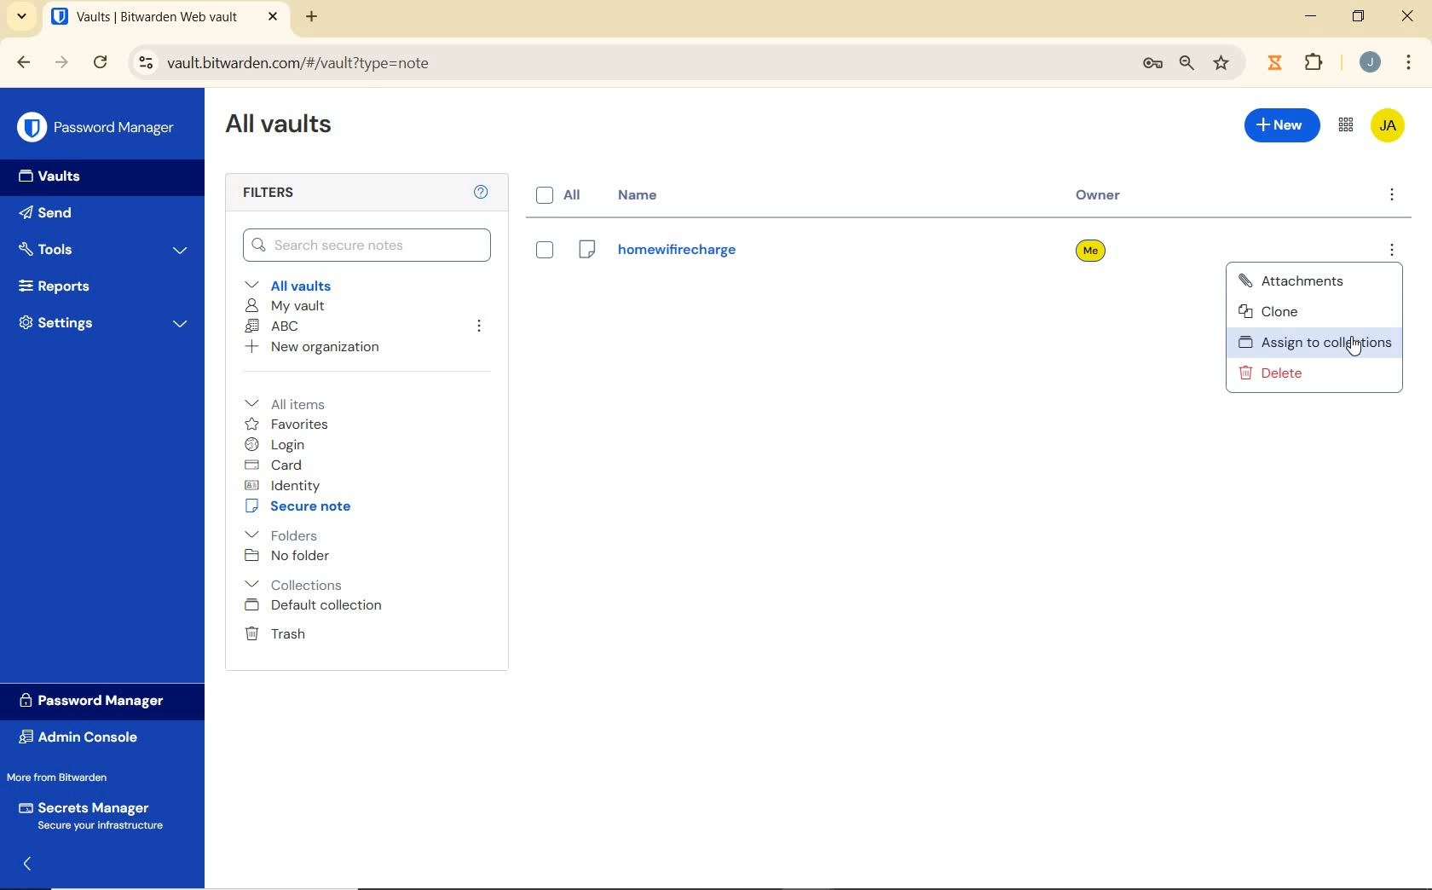  Describe the element at coordinates (314, 346) in the screenshot. I see `New organization` at that location.